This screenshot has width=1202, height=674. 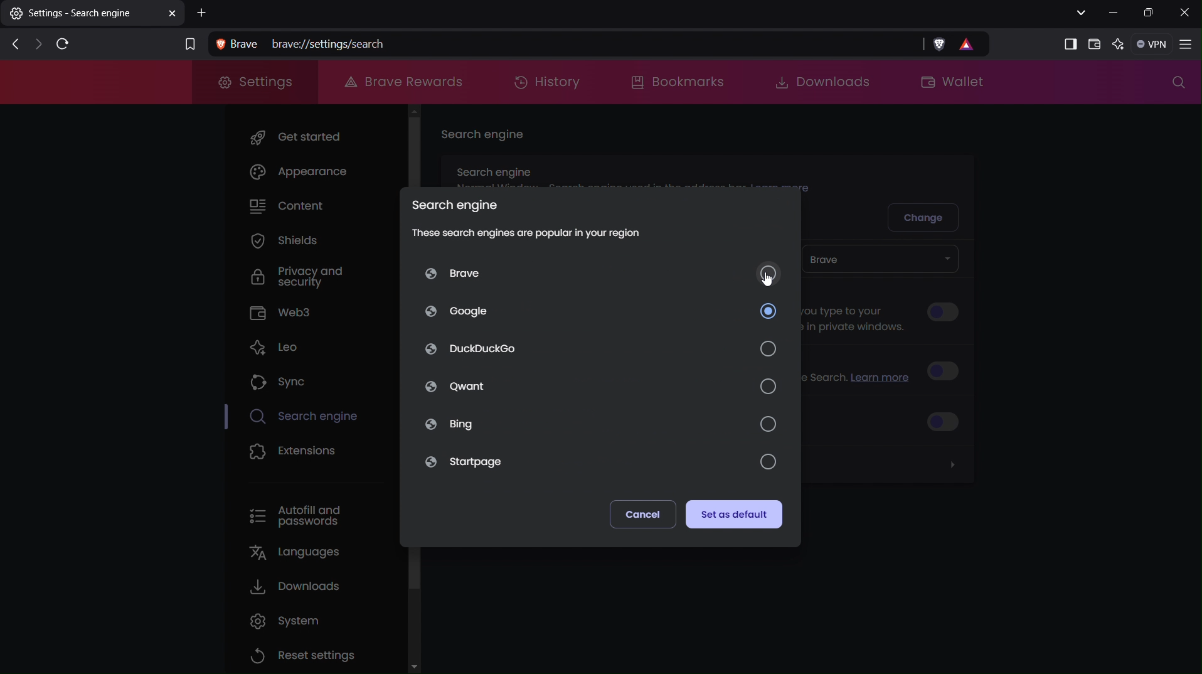 I want to click on Change, so click(x=925, y=216).